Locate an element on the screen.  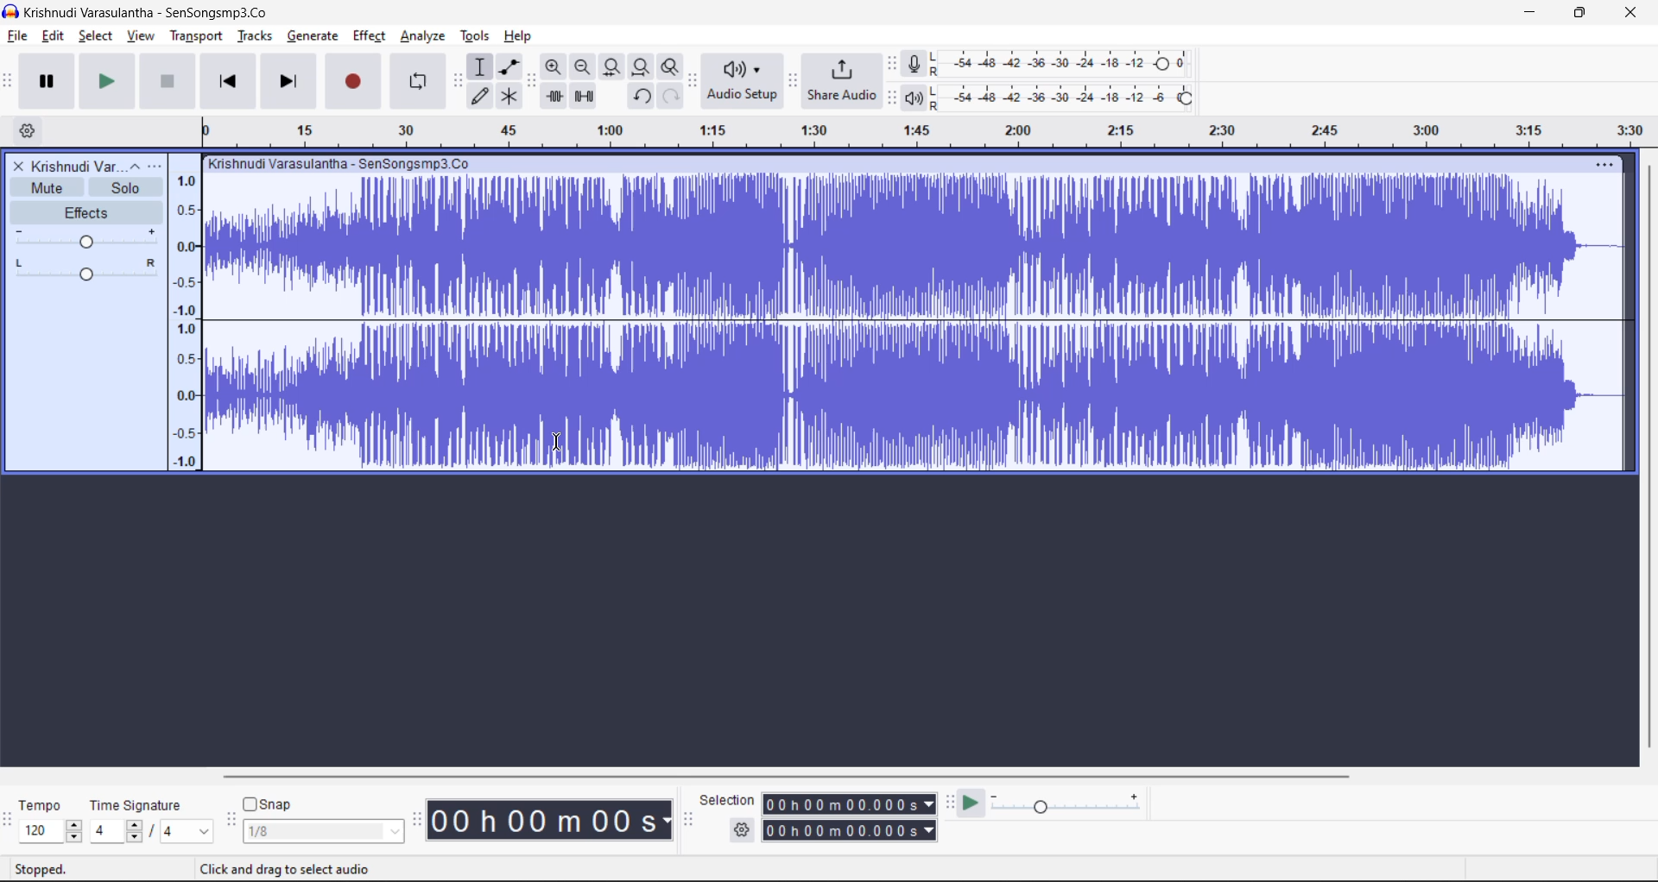
playback speed is located at coordinates (1066, 801).